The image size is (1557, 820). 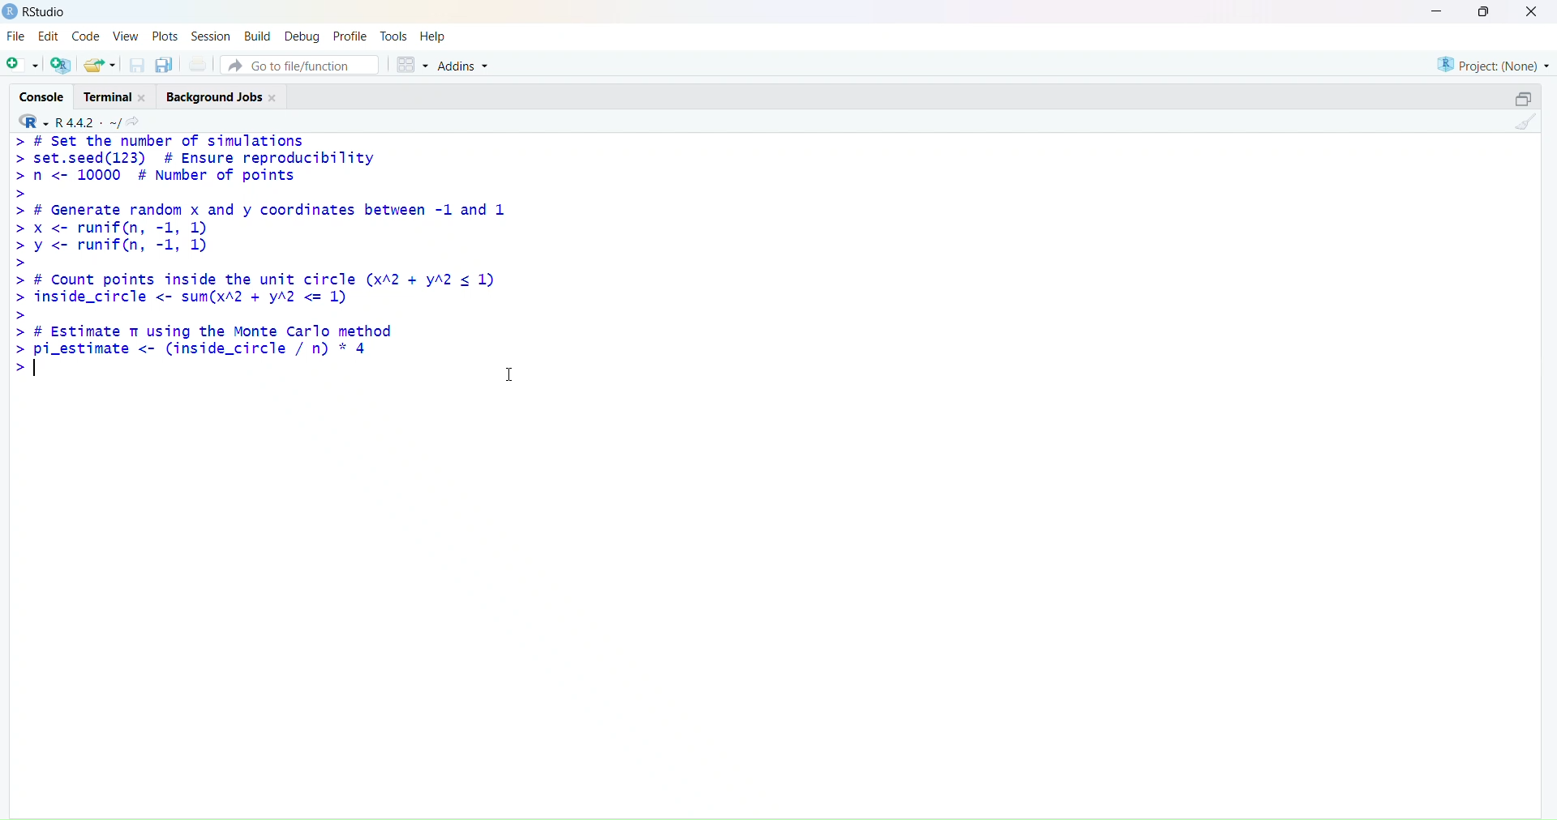 I want to click on Background Jobs, so click(x=227, y=96).